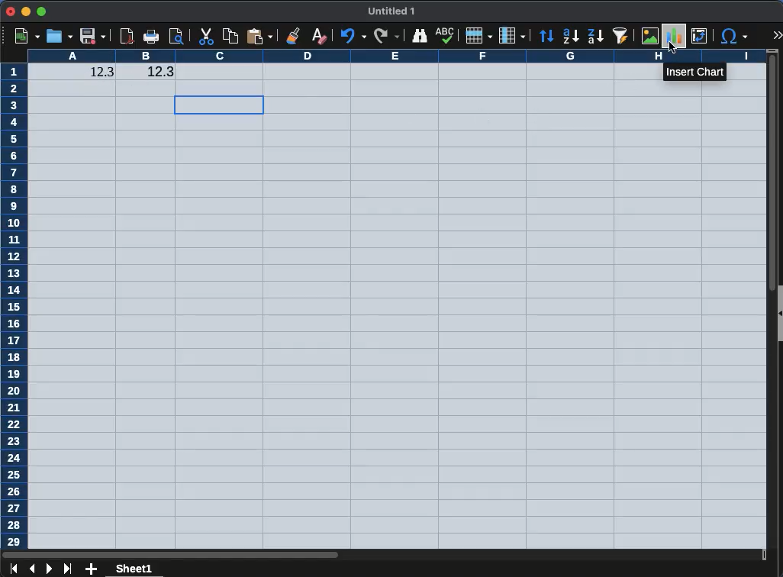 The image size is (783, 577). What do you see at coordinates (396, 55) in the screenshot?
I see `column ` at bounding box center [396, 55].